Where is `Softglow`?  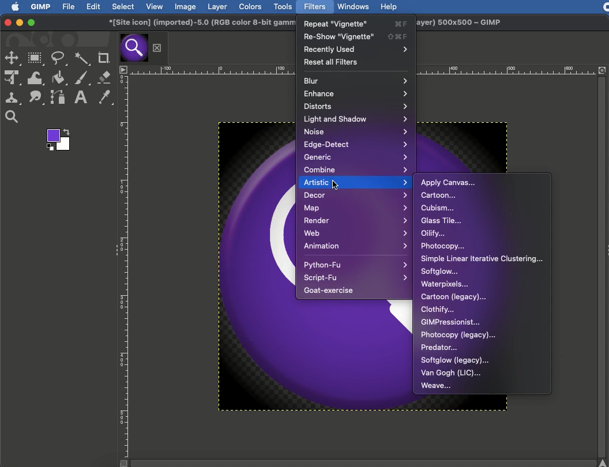 Softglow is located at coordinates (440, 272).